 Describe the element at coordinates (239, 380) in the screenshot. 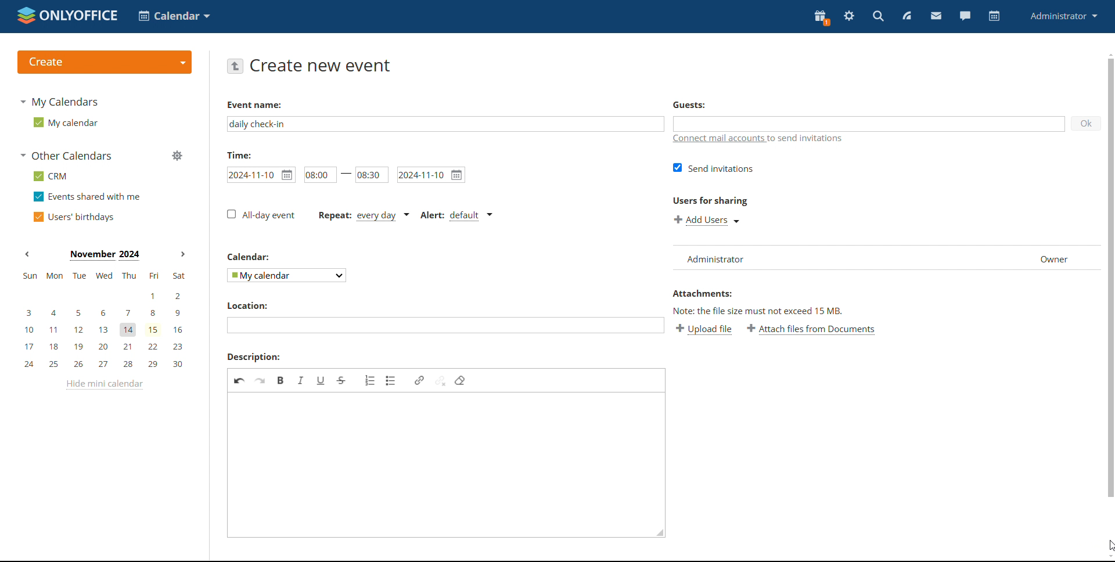

I see `undo` at that location.